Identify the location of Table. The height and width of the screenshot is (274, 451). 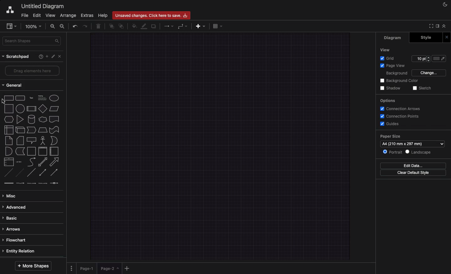
(217, 26).